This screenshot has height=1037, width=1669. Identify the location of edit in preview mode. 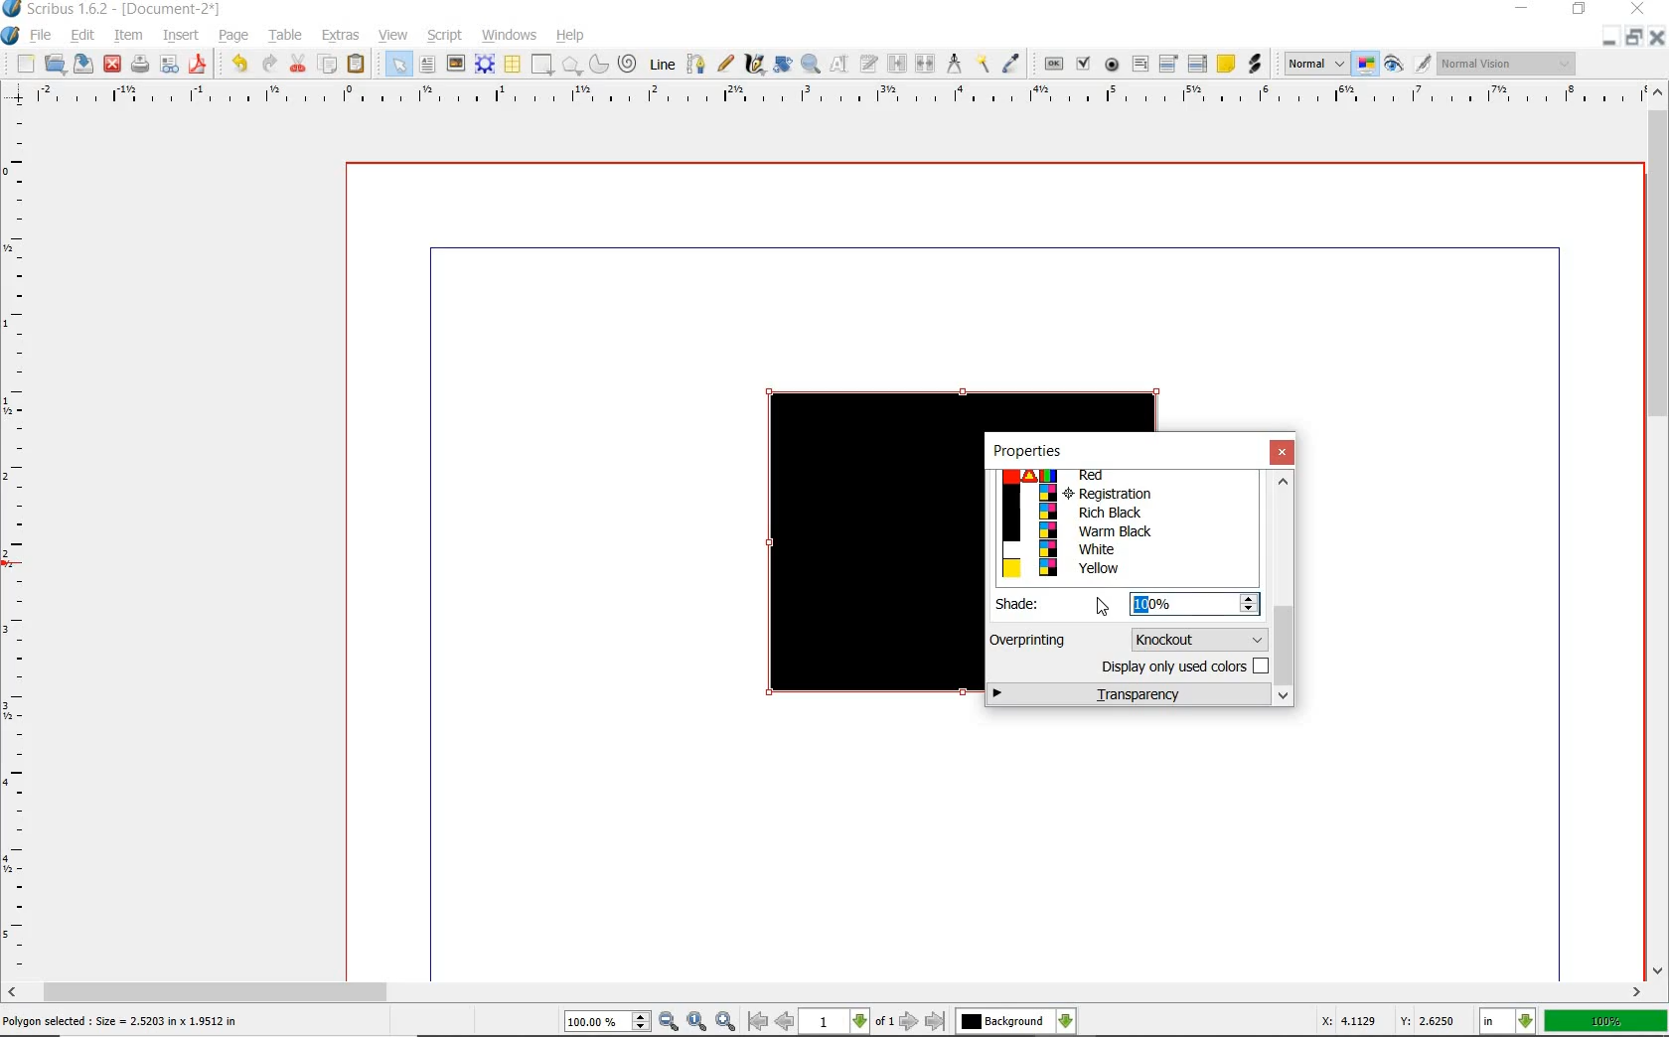
(1422, 64).